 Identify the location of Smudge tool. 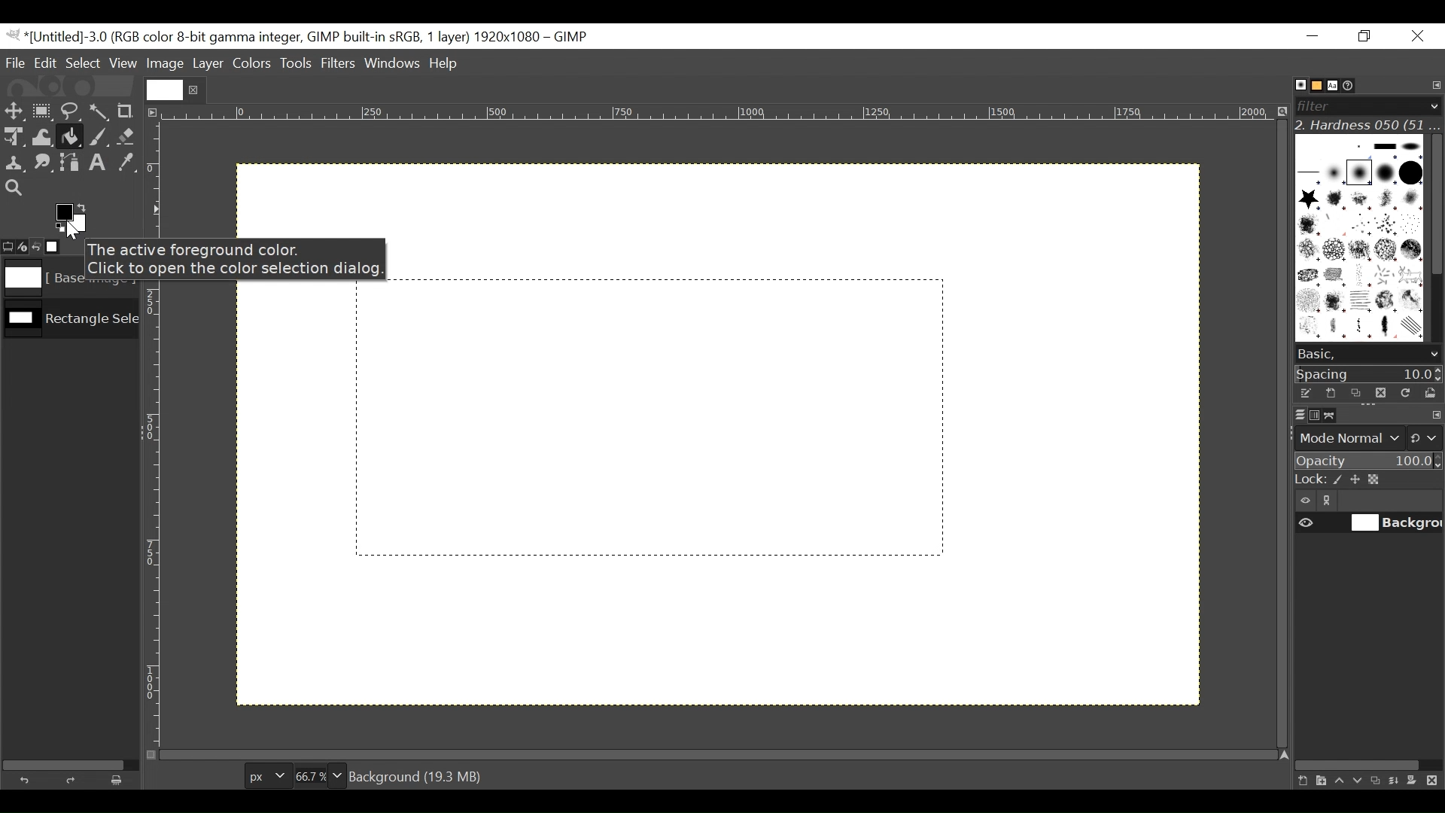
(44, 164).